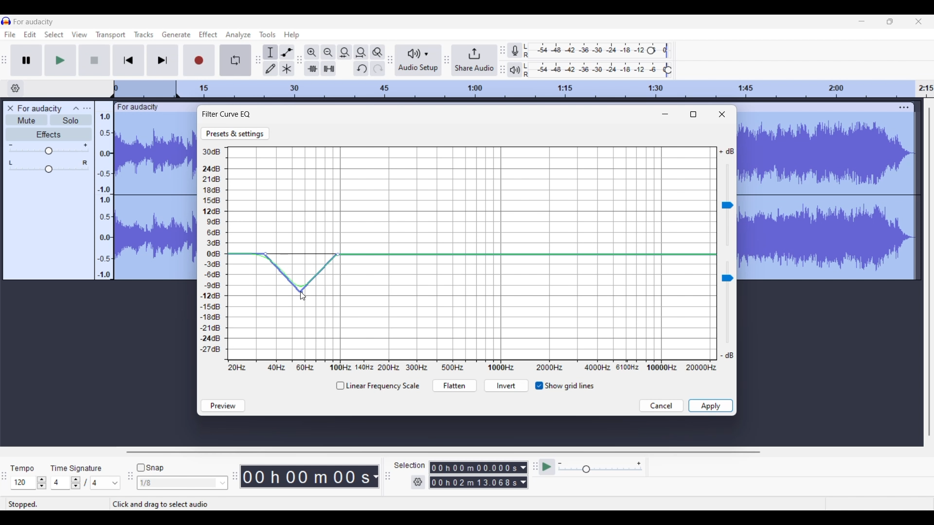 The image size is (934, 525). Describe the element at coordinates (76, 483) in the screenshot. I see `Increase/Decrease time signature` at that location.